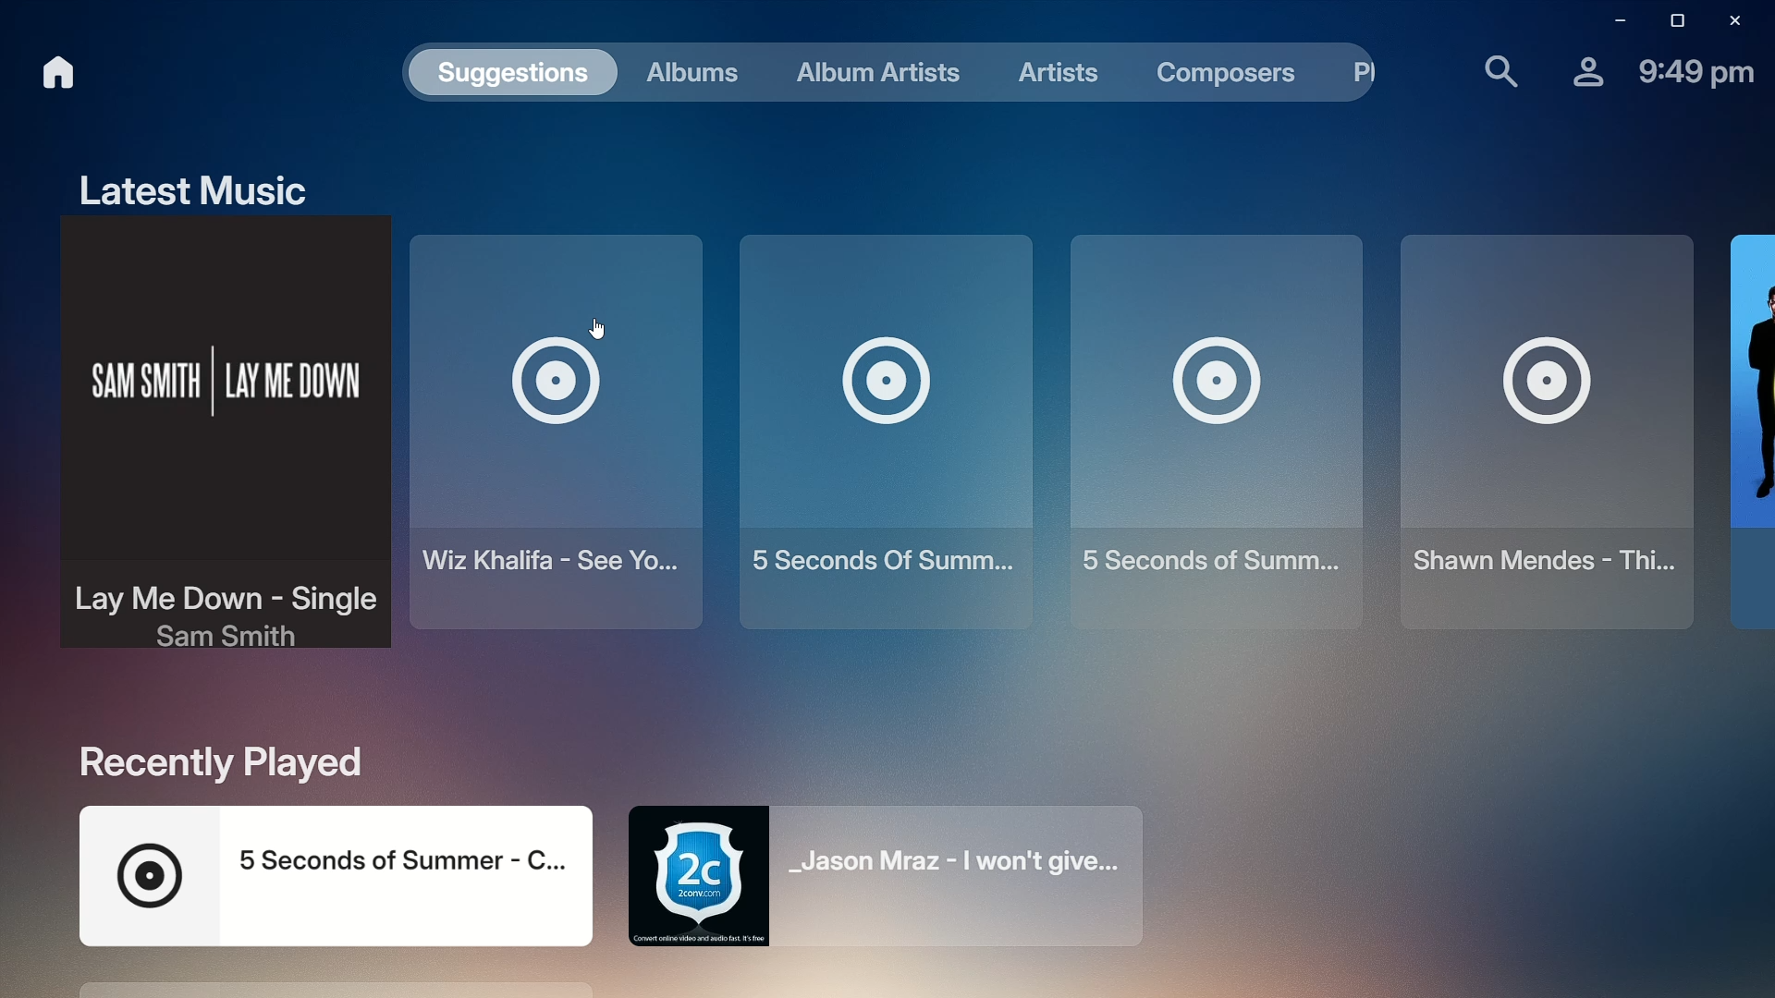 This screenshot has width=1775, height=998. I want to click on Album Artists, so click(867, 73).